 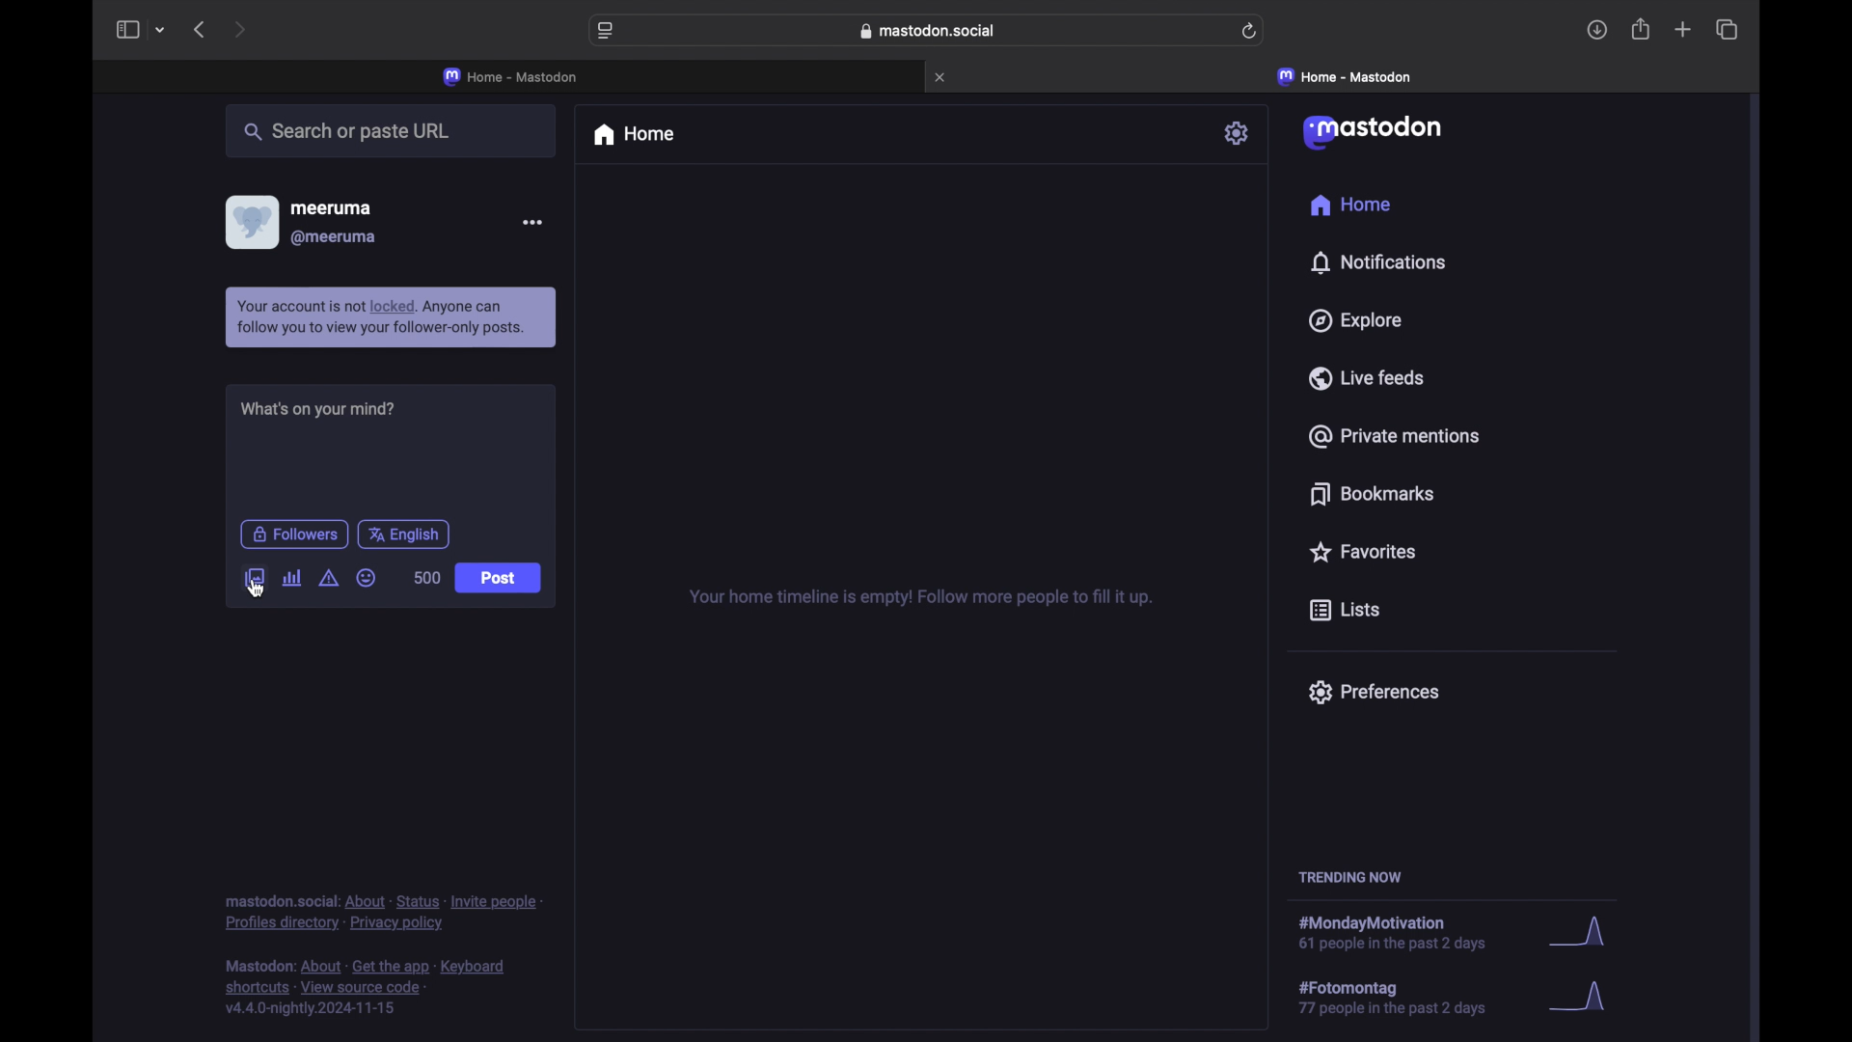 I want to click on new tab, so click(x=1683, y=31).